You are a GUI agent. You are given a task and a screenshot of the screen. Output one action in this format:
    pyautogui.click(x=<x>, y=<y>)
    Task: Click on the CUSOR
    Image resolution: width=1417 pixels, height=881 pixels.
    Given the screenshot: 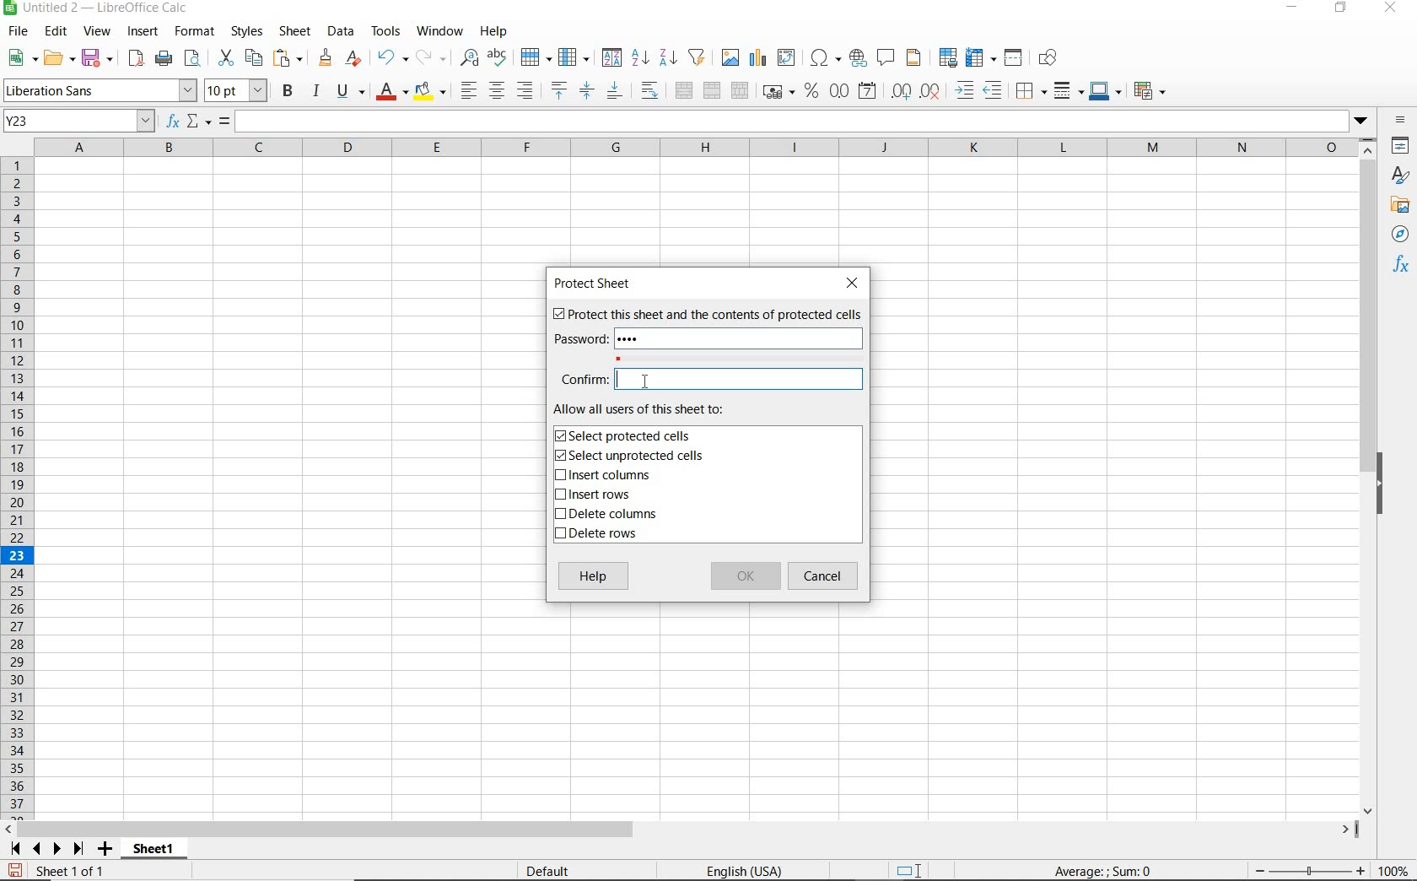 What is the action you would take?
    pyautogui.click(x=644, y=382)
    